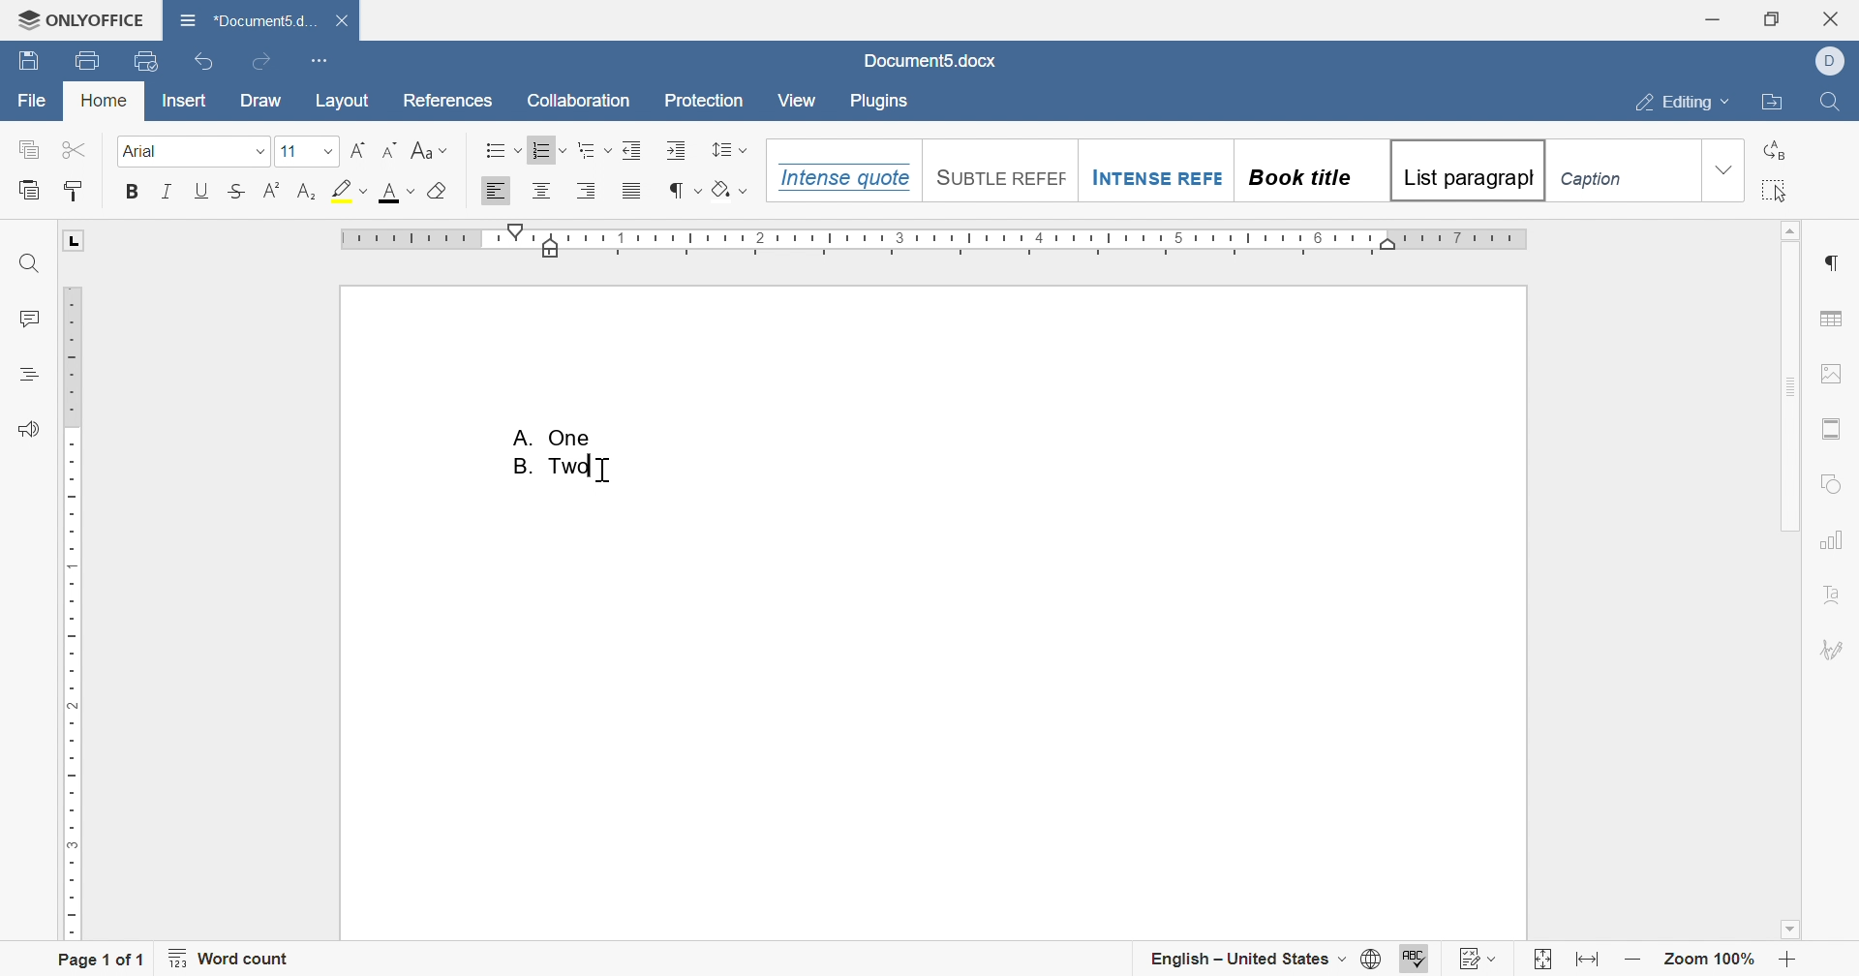 This screenshot has height=976, width=1859. Describe the element at coordinates (30, 316) in the screenshot. I see `comments` at that location.